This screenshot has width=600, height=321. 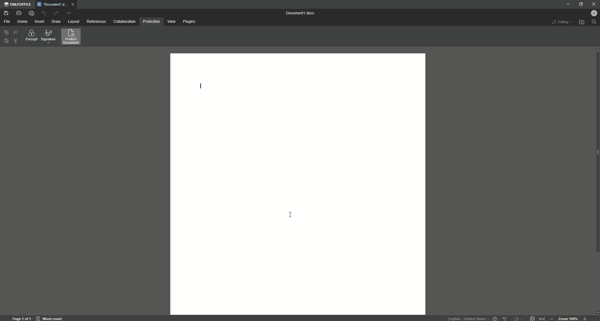 What do you see at coordinates (190, 21) in the screenshot?
I see `Plugins` at bounding box center [190, 21].